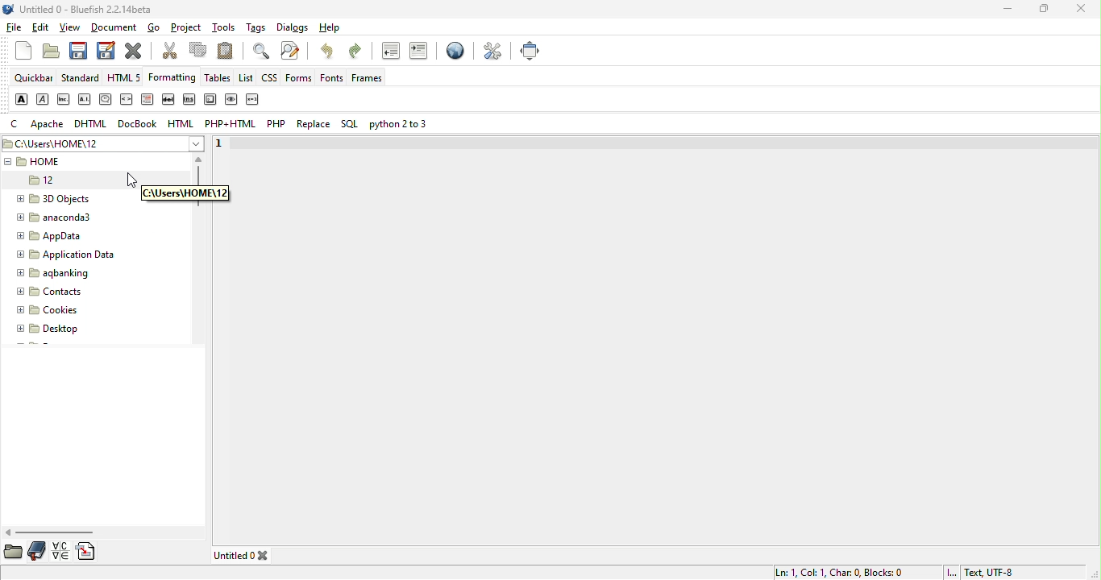 This screenshot has height=580, width=1101. Describe the element at coordinates (88, 553) in the screenshot. I see `snippets` at that location.